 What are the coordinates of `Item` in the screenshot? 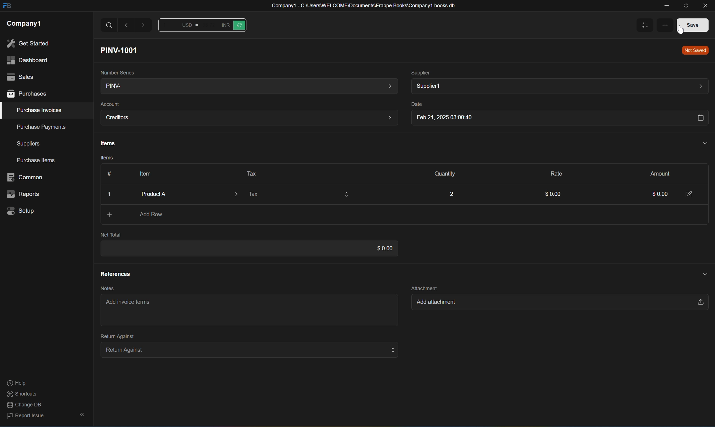 It's located at (143, 173).